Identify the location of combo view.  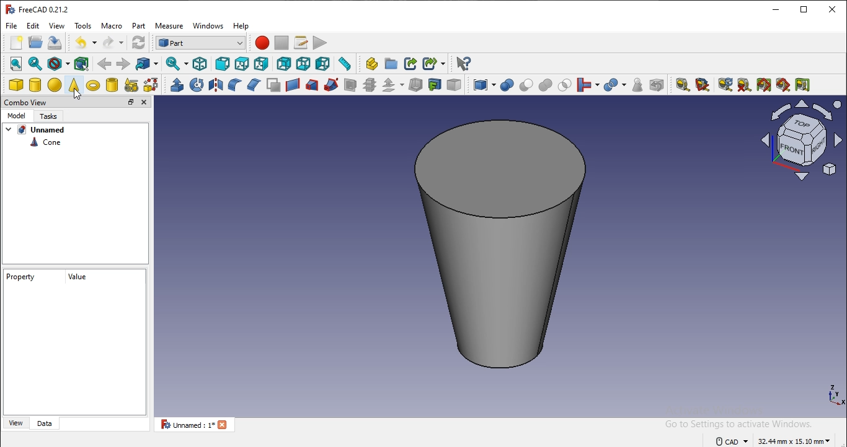
(27, 103).